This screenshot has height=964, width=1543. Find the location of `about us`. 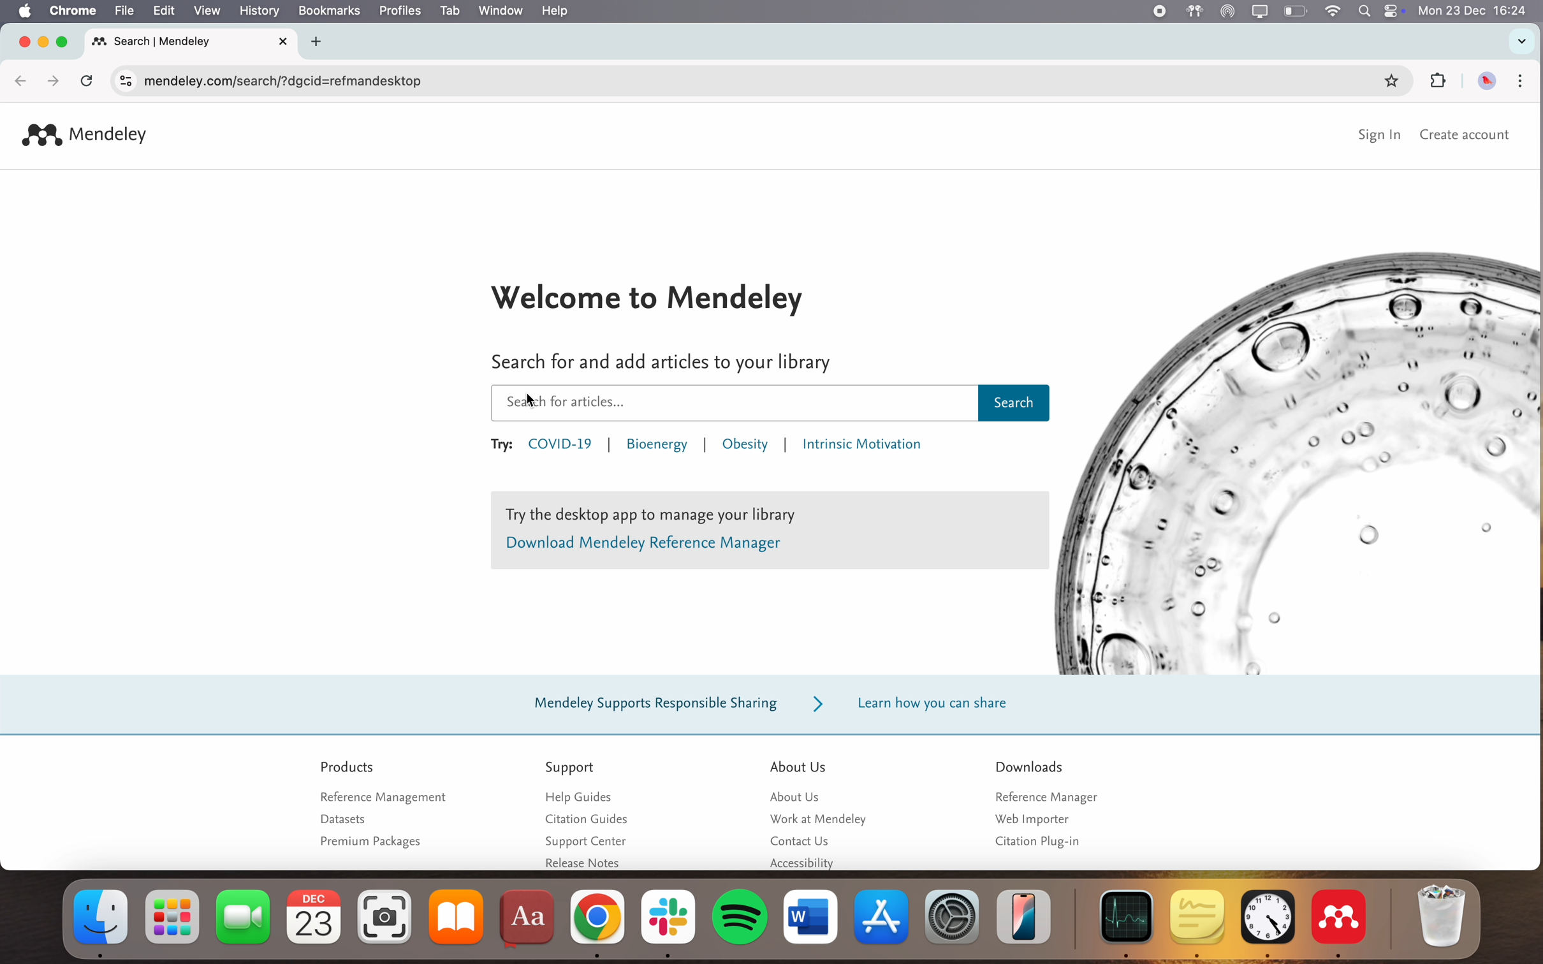

about us is located at coordinates (798, 765).